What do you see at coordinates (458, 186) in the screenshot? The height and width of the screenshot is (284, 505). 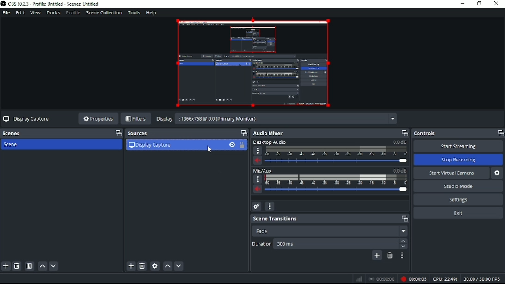 I see `Studio mode` at bounding box center [458, 186].